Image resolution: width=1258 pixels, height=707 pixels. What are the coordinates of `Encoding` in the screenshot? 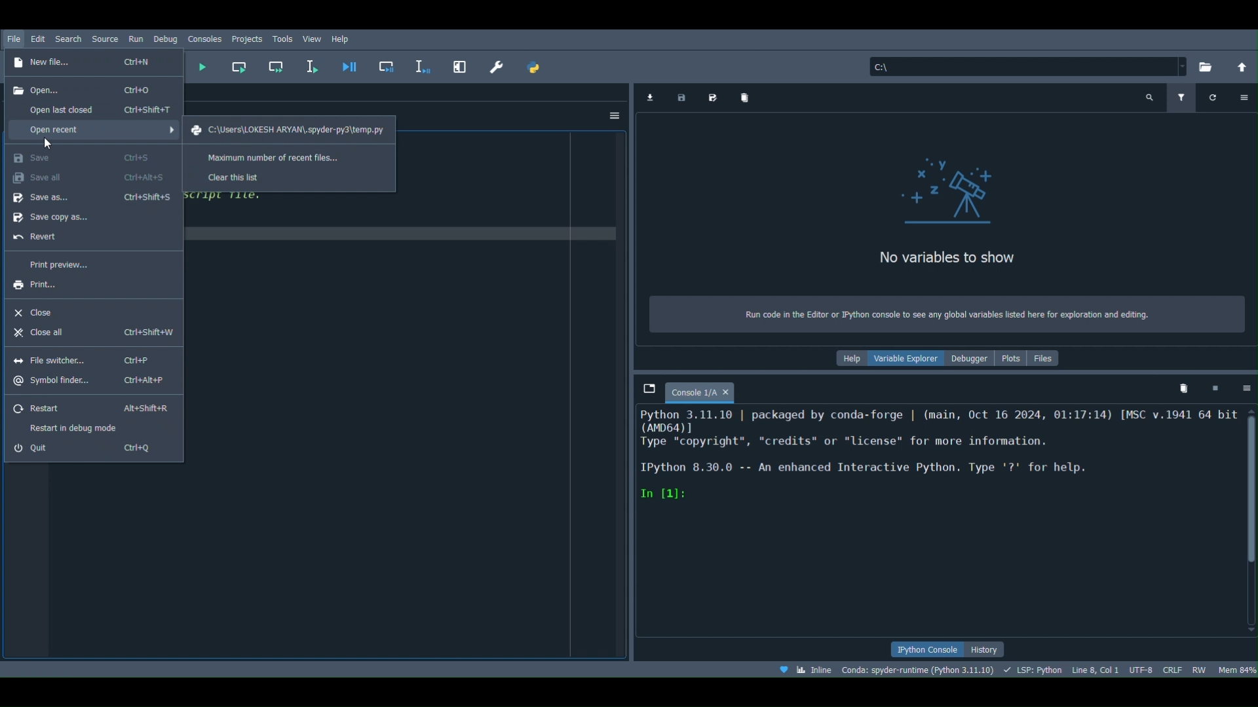 It's located at (1137, 668).